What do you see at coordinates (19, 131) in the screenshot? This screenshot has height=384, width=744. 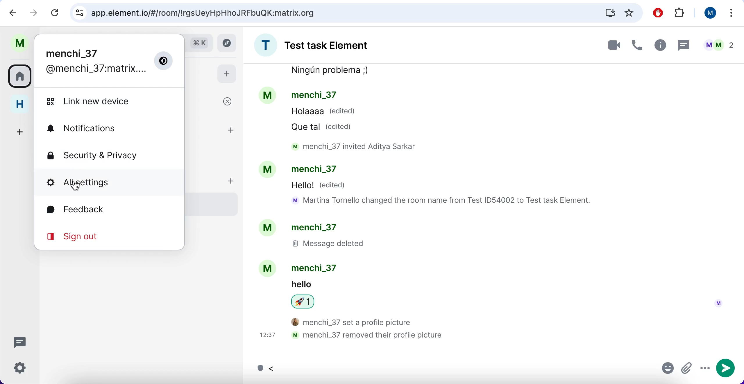 I see `create a space` at bounding box center [19, 131].